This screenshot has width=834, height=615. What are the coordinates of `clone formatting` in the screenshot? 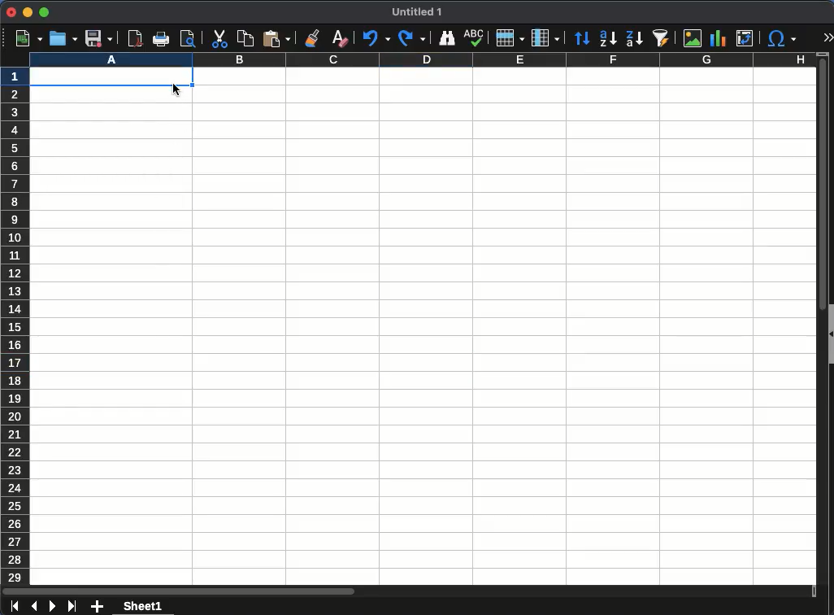 It's located at (314, 39).